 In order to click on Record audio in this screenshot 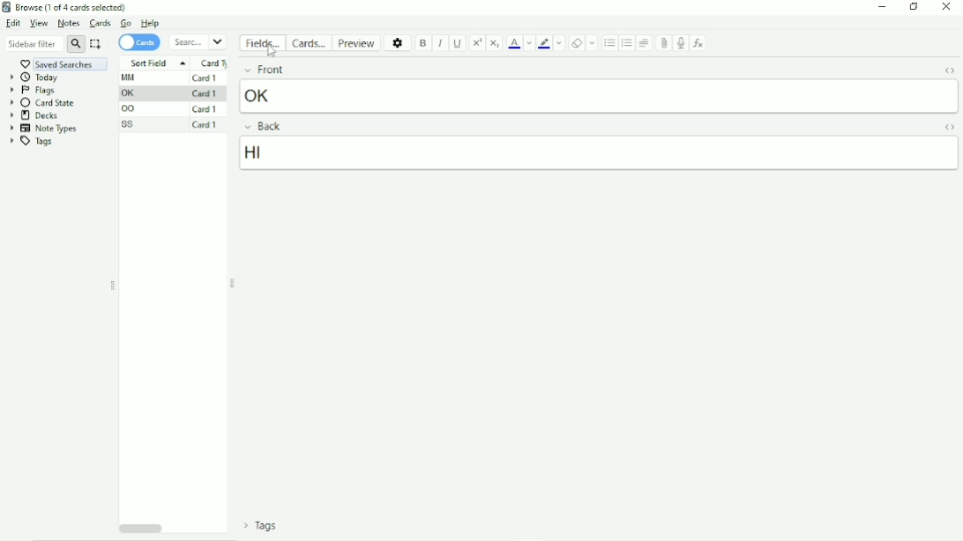, I will do `click(681, 43)`.